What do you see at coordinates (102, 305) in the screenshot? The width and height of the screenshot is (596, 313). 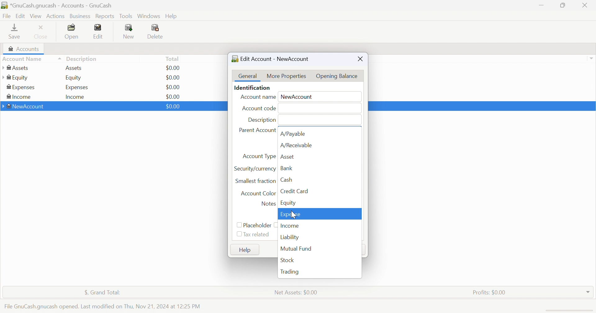 I see `File GnuCash.gnucash opened. Last modified on Thu, Nov 21, 2024 at 12:25 PM` at bounding box center [102, 305].